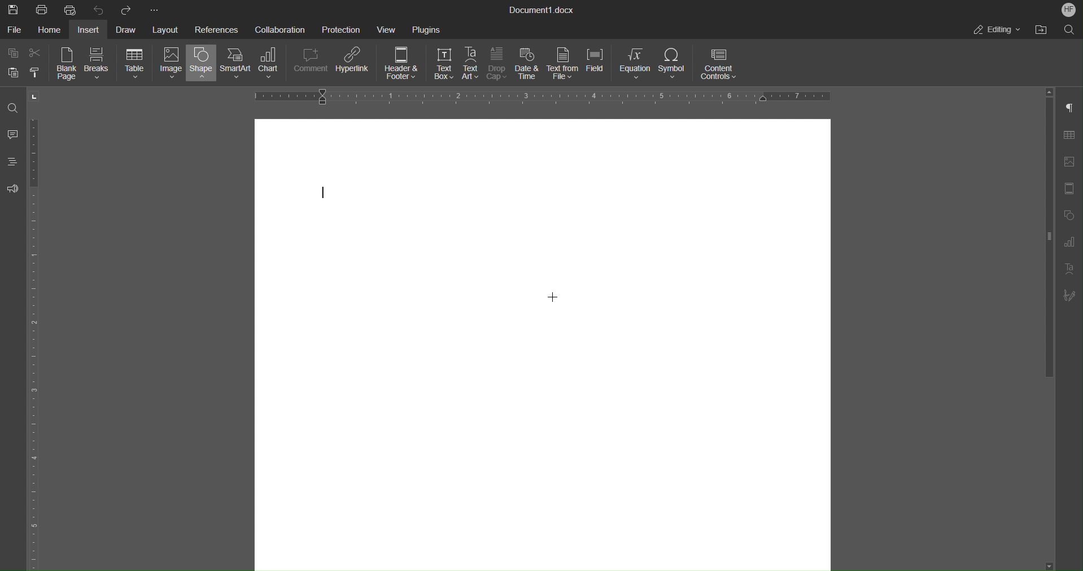 This screenshot has width=1083, height=571. What do you see at coordinates (529, 65) in the screenshot?
I see `Date & Time` at bounding box center [529, 65].